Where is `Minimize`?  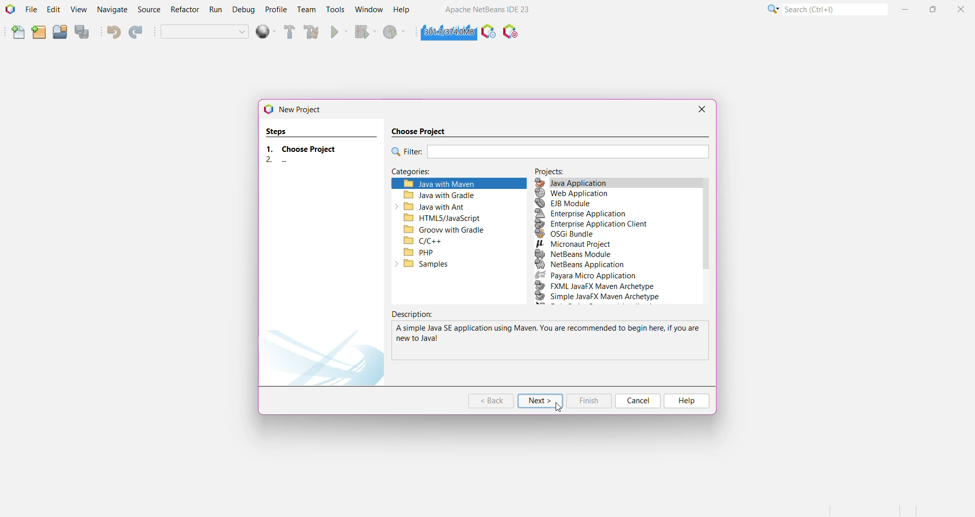
Minimize is located at coordinates (905, 10).